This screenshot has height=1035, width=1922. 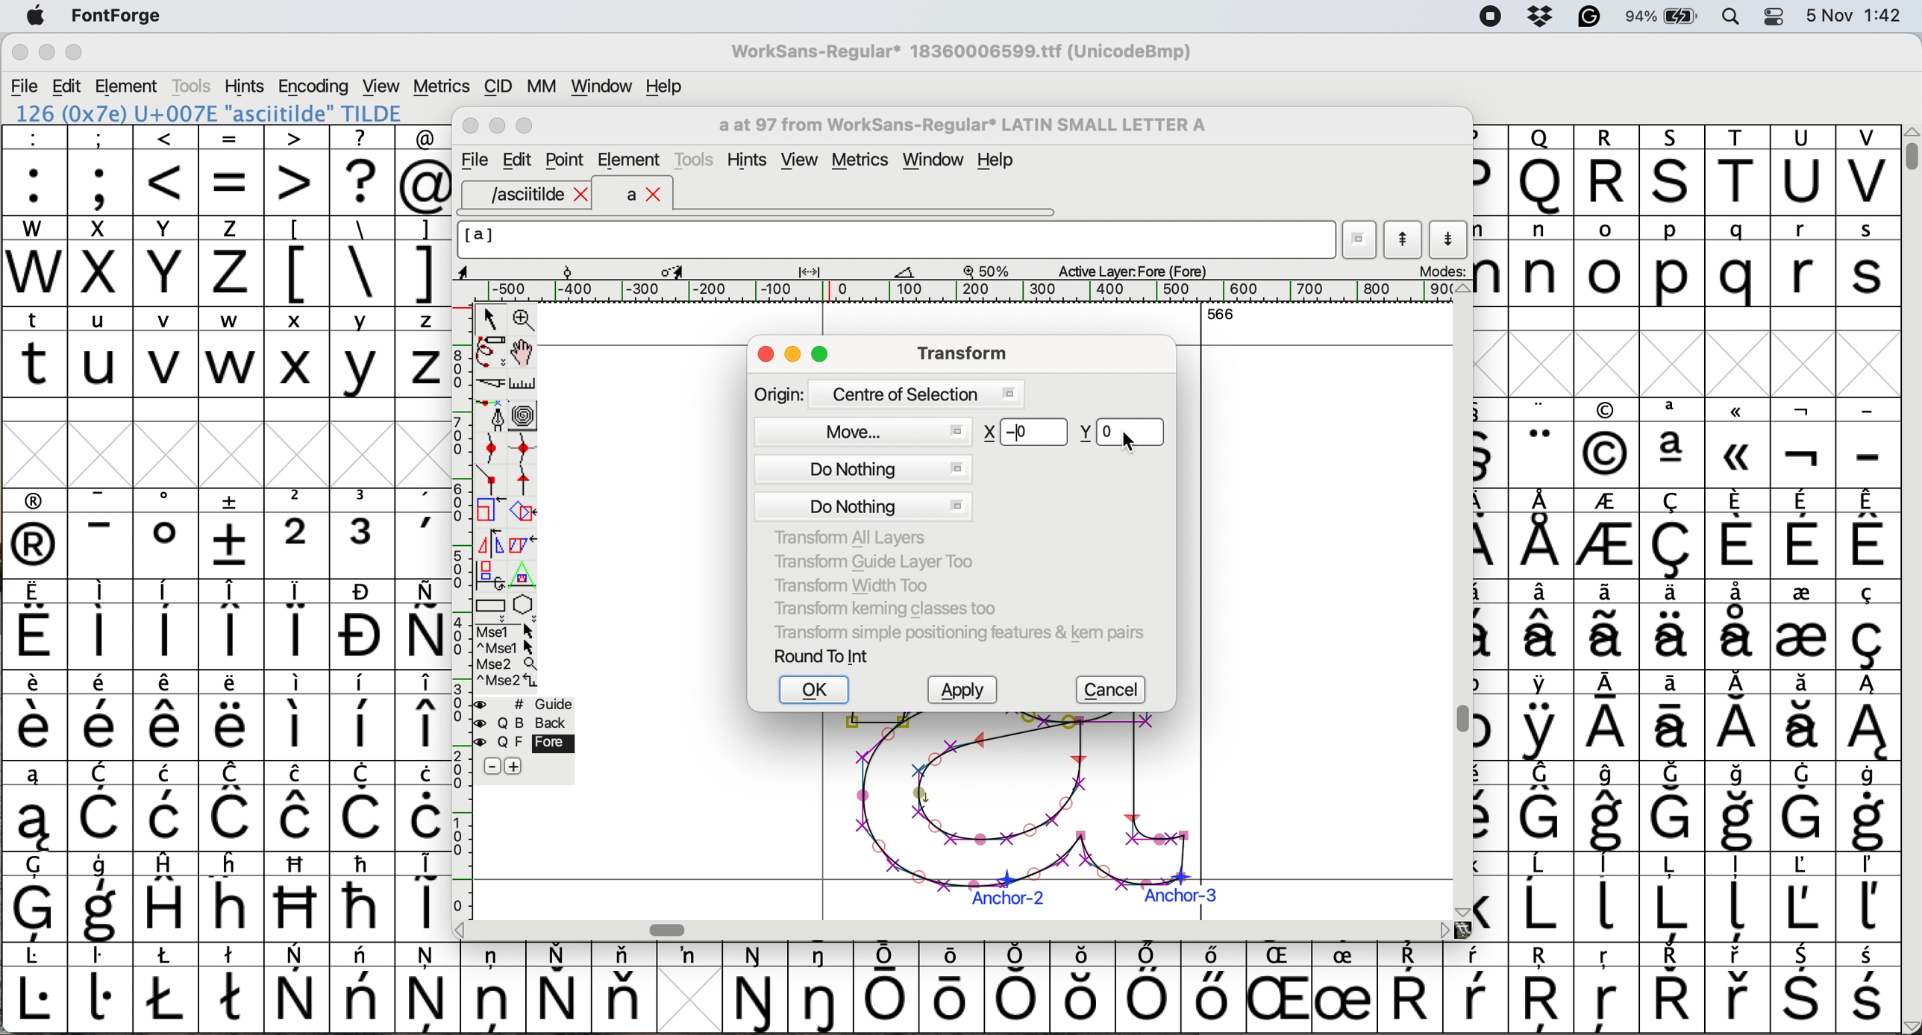 I want to click on [, so click(x=298, y=261).